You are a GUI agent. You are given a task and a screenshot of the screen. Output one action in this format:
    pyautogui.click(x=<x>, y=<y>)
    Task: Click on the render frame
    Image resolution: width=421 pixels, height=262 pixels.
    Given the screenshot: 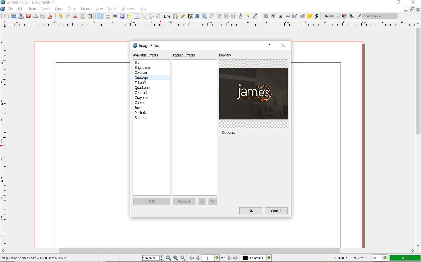 What is the action you would take?
    pyautogui.click(x=122, y=16)
    